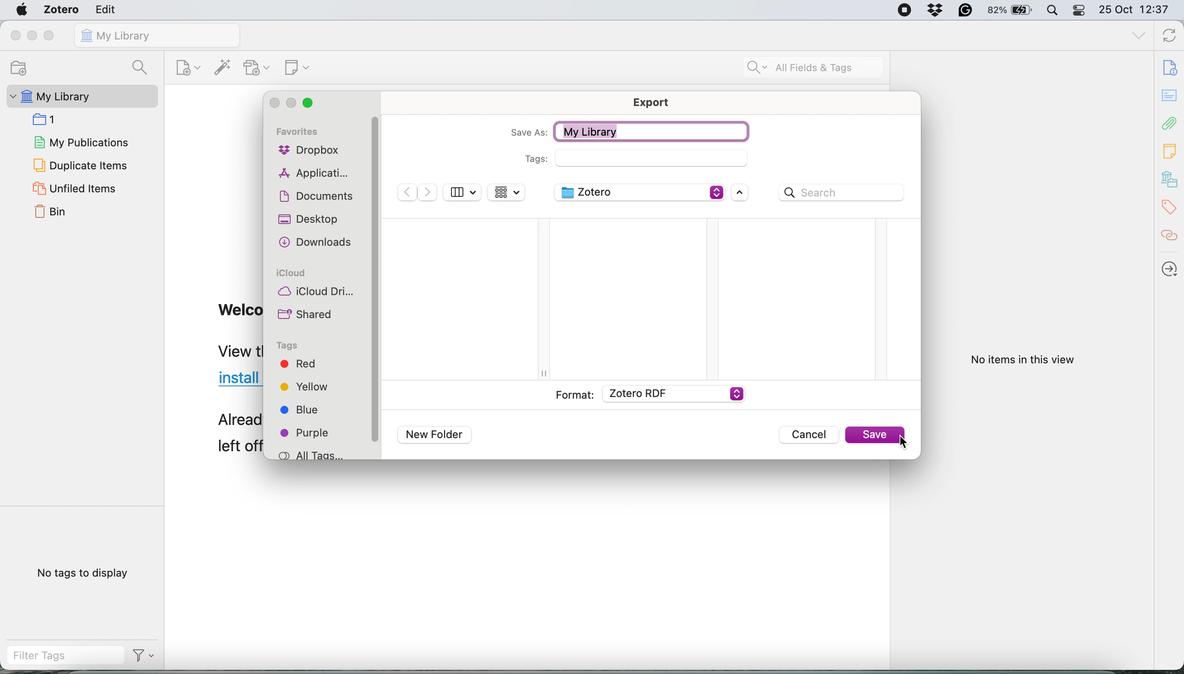 This screenshot has height=674, width=1184. Describe the element at coordinates (627, 131) in the screenshot. I see `Save As: My Library` at that location.